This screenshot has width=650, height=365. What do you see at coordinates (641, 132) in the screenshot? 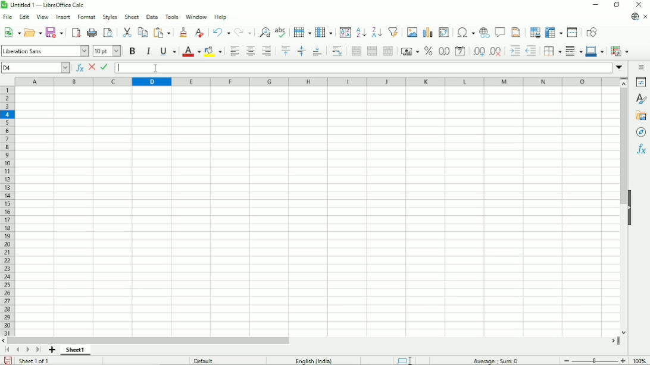
I see `Navigator` at bounding box center [641, 132].